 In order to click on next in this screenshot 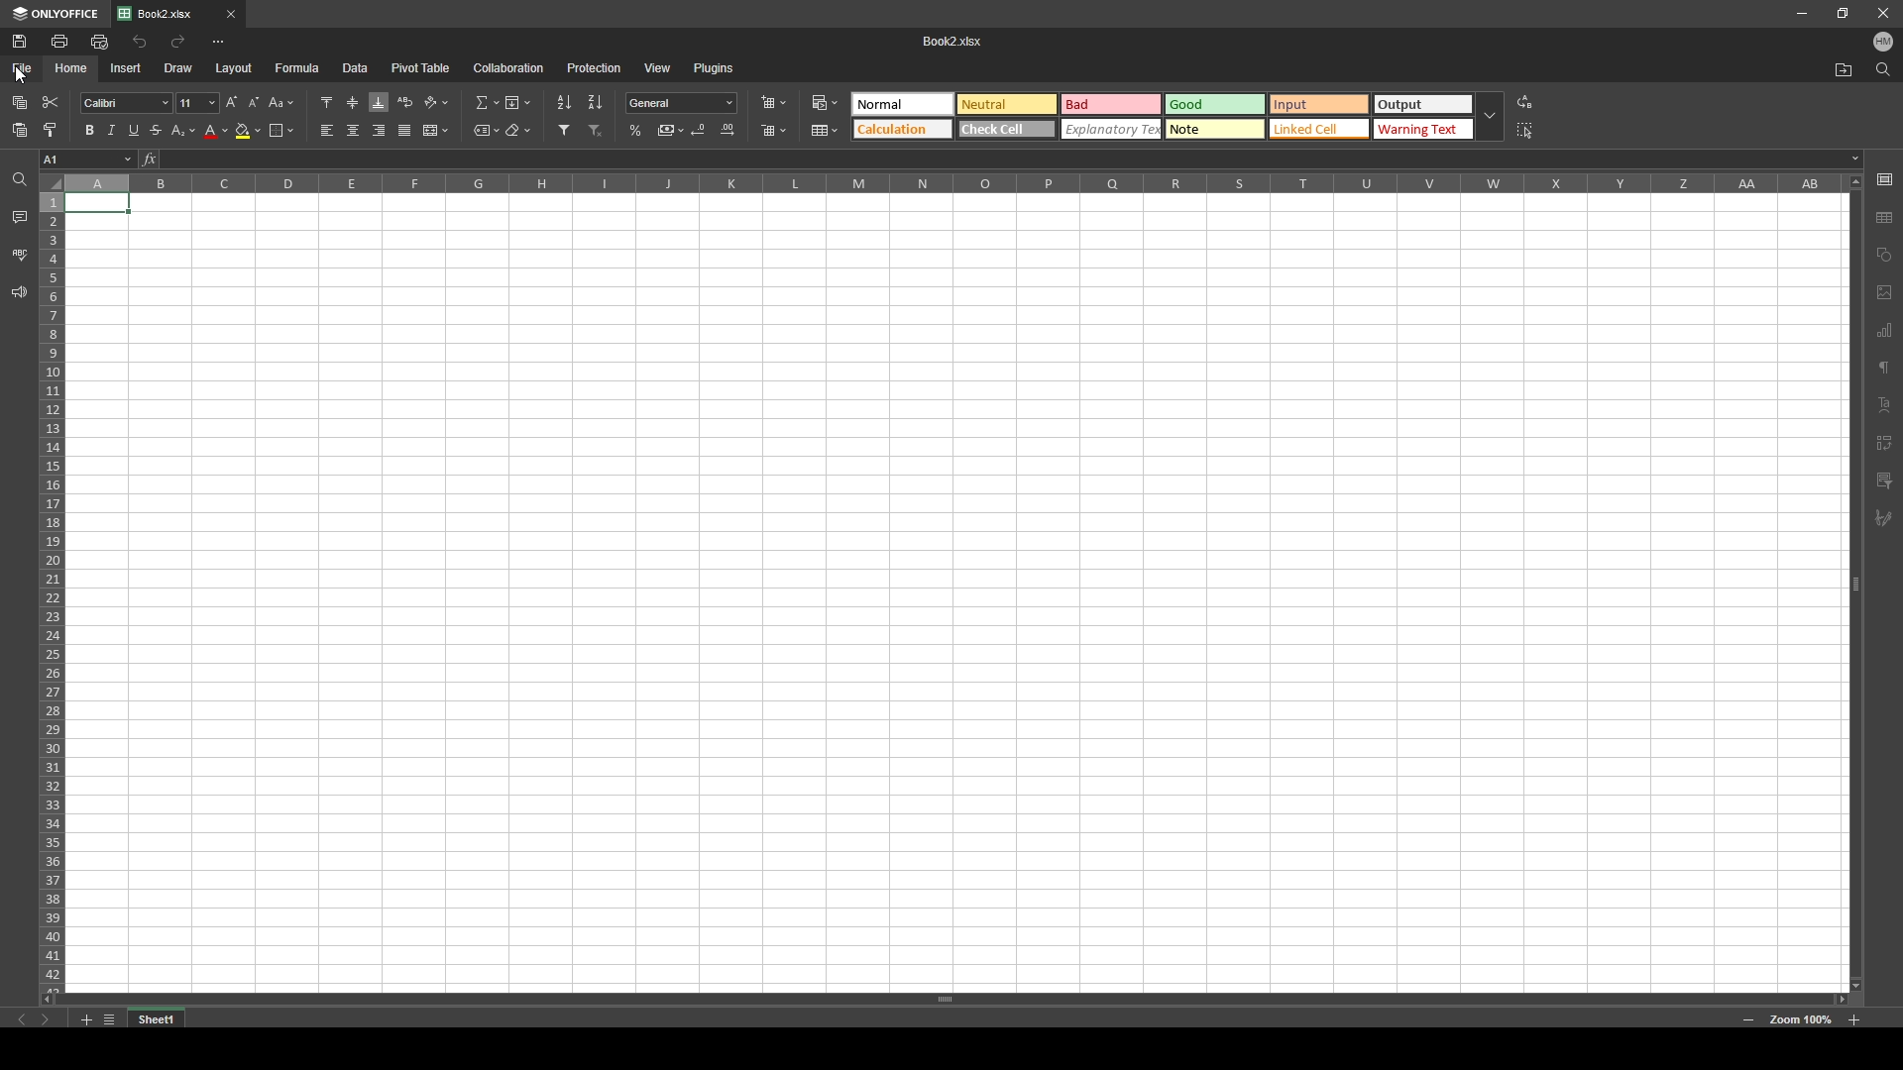, I will do `click(45, 1020)`.